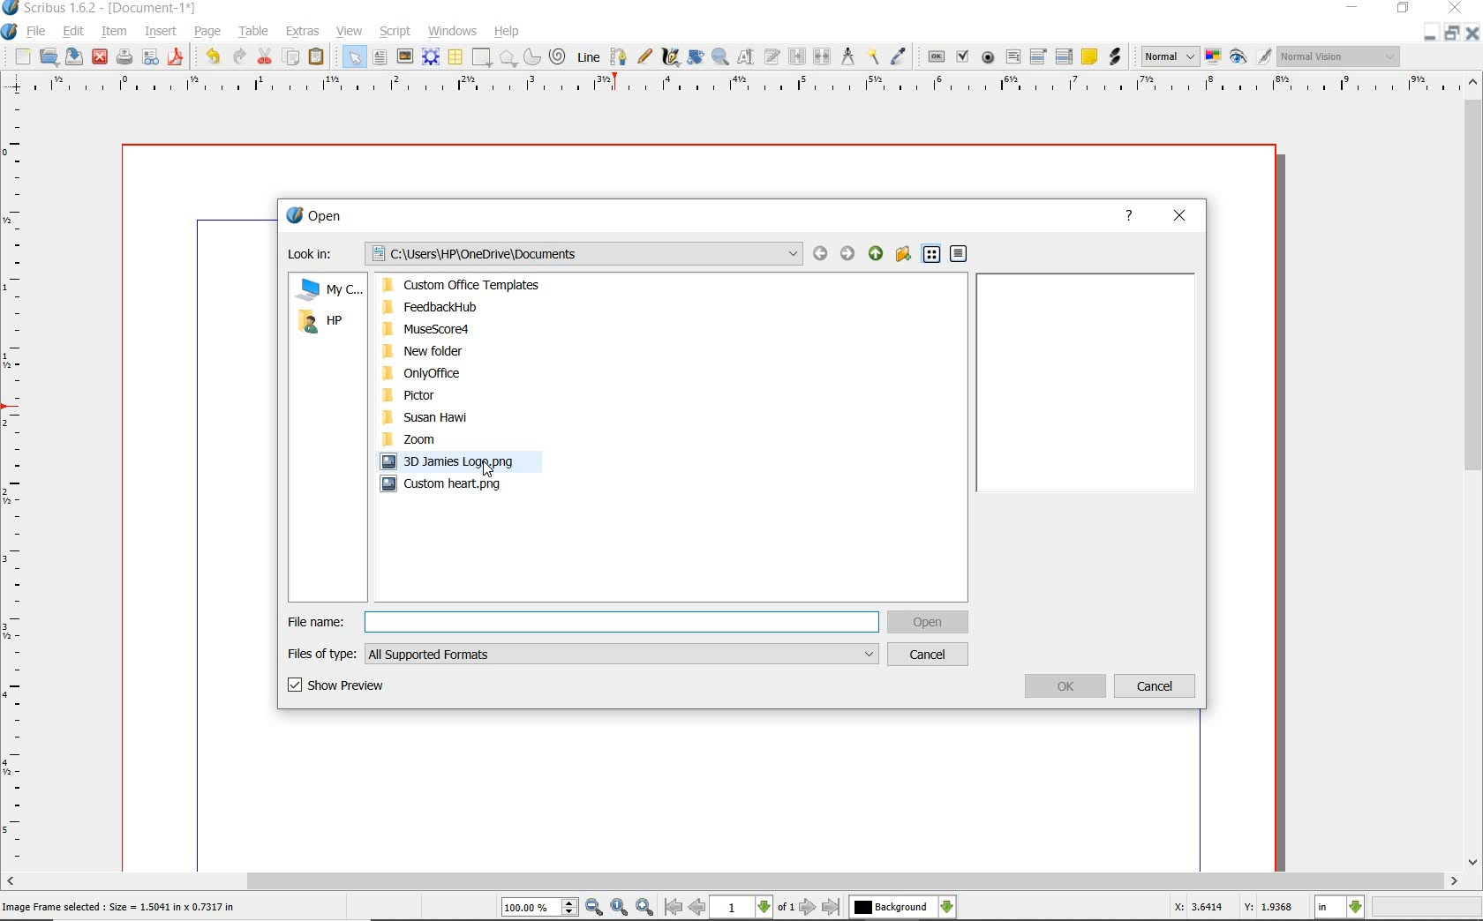 The width and height of the screenshot is (1483, 921). What do you see at coordinates (49, 57) in the screenshot?
I see `open` at bounding box center [49, 57].